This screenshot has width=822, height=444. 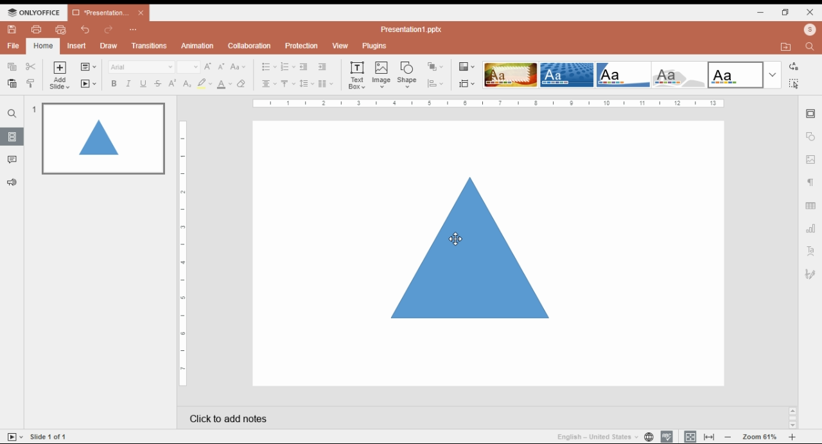 What do you see at coordinates (303, 46) in the screenshot?
I see `protection` at bounding box center [303, 46].